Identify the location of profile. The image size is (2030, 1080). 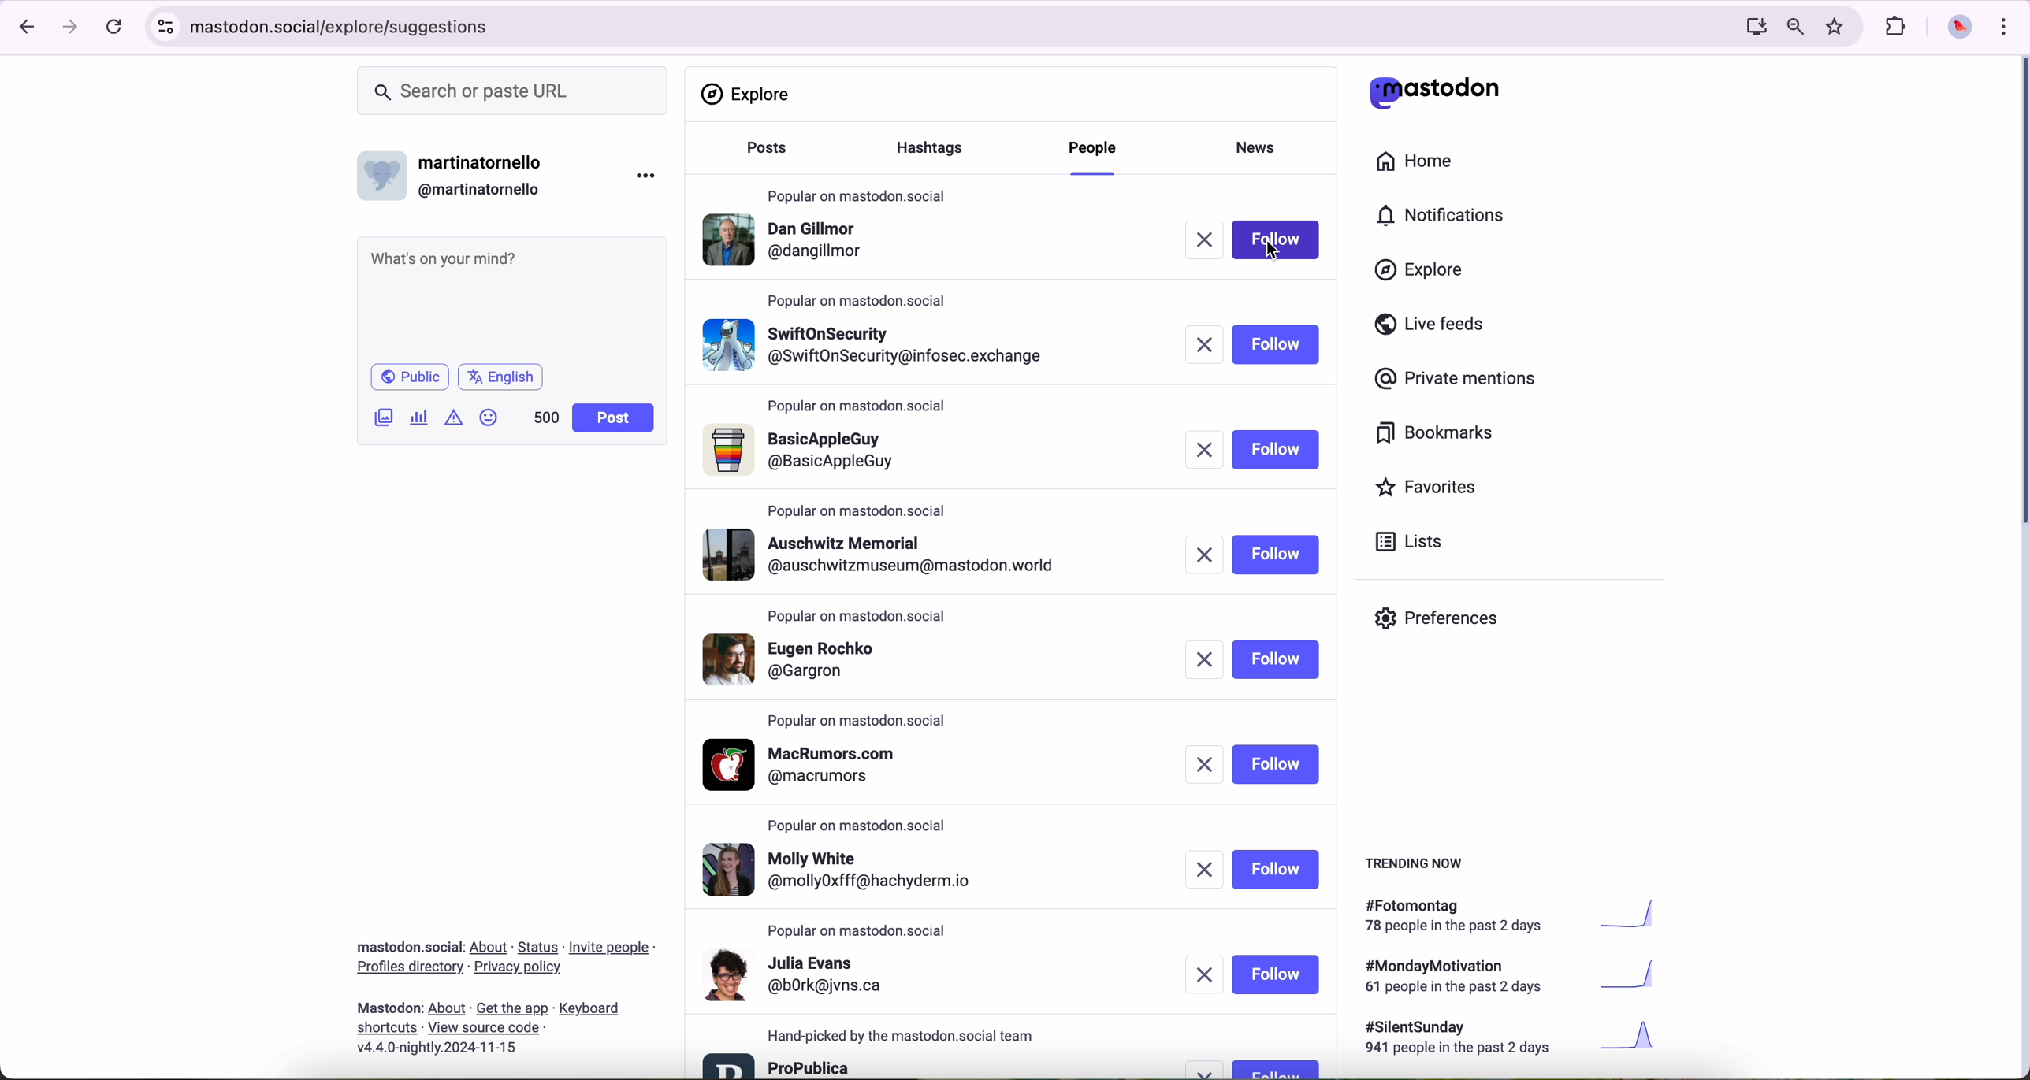
(878, 341).